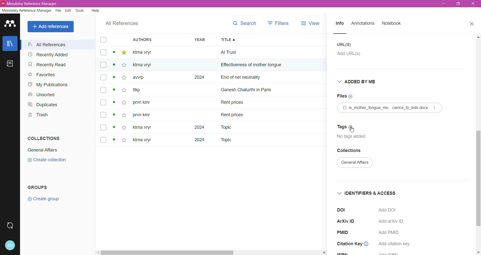  I want to click on Collections, so click(44, 138).